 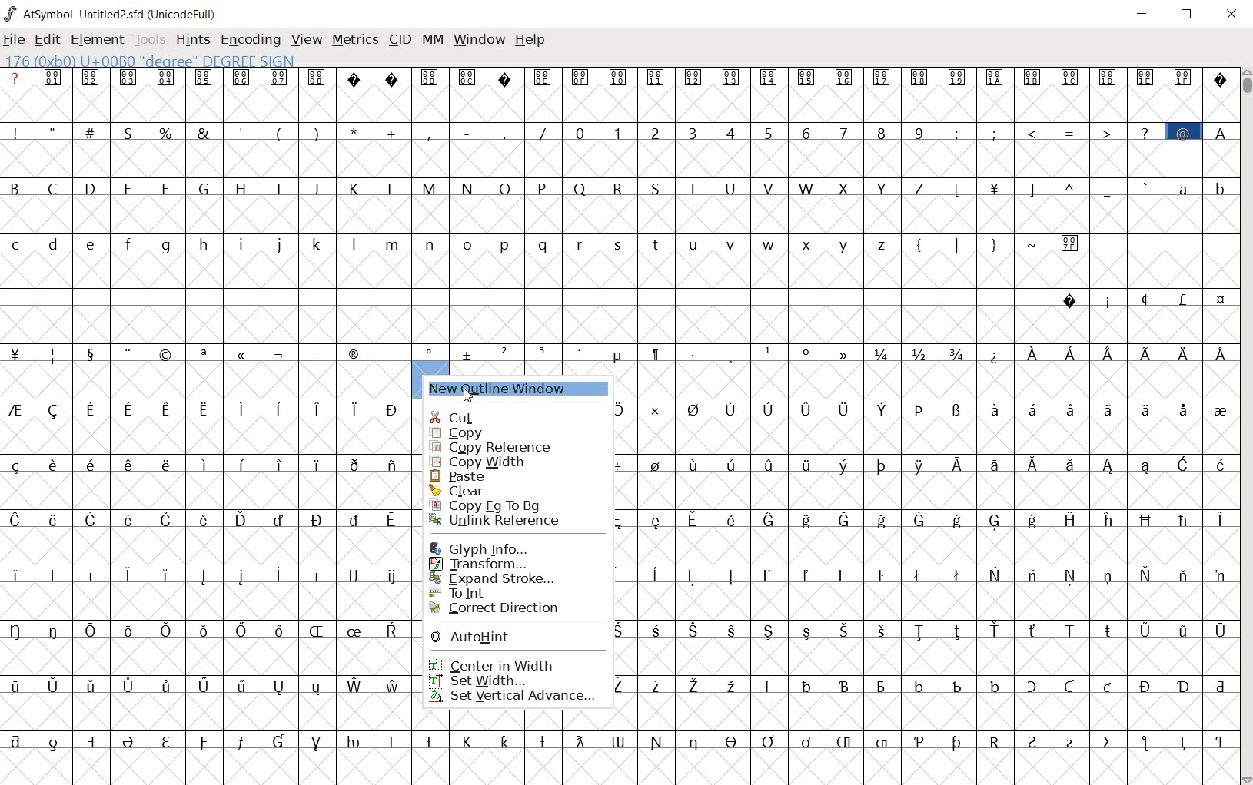 What do you see at coordinates (620, 215) in the screenshot?
I see `empty glyph slots` at bounding box center [620, 215].